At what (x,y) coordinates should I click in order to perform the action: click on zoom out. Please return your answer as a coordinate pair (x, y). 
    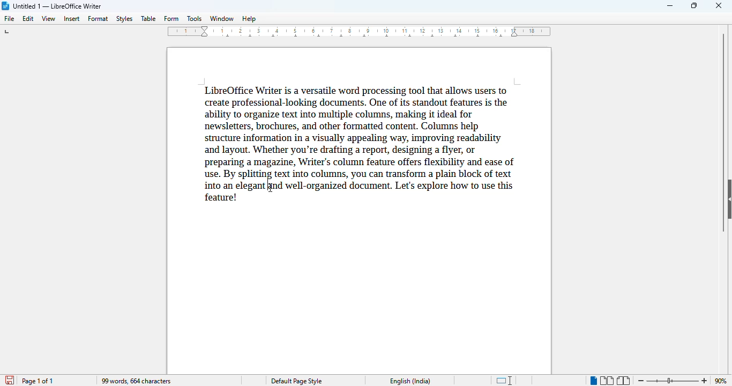
    Looking at the image, I should click on (641, 380).